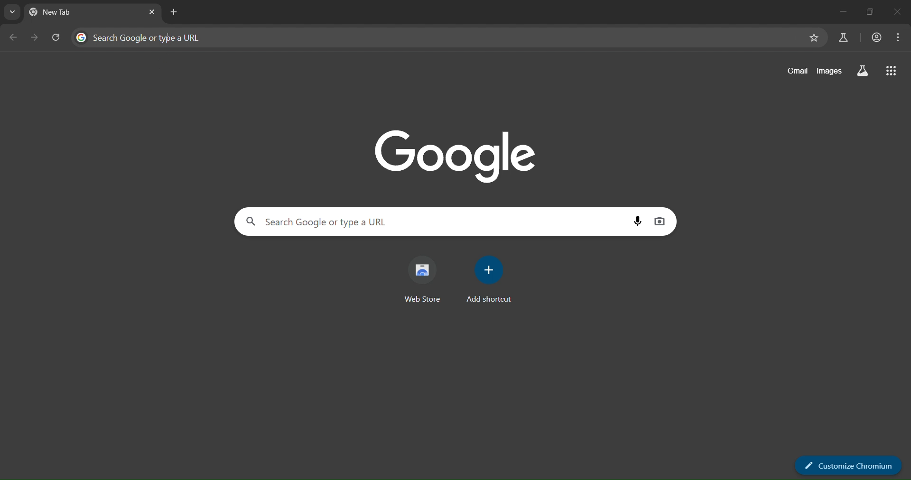 This screenshot has height=480, width=911. I want to click on go back one page, so click(13, 39).